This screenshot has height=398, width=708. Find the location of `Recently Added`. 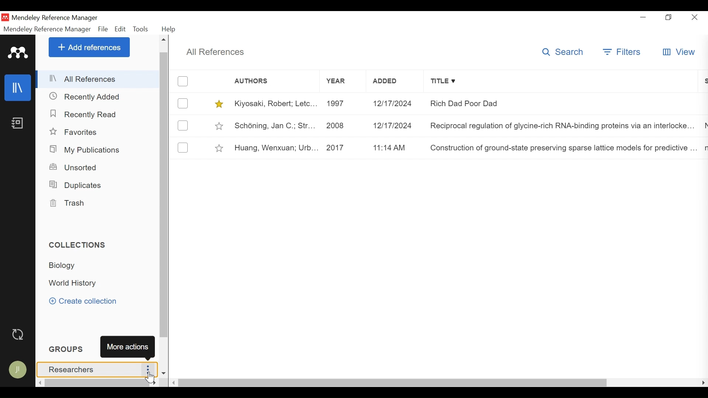

Recently Added is located at coordinates (86, 97).